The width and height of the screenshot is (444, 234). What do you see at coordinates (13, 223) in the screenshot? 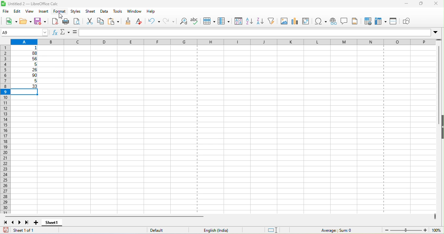
I see `scroll to previous sheet` at bounding box center [13, 223].